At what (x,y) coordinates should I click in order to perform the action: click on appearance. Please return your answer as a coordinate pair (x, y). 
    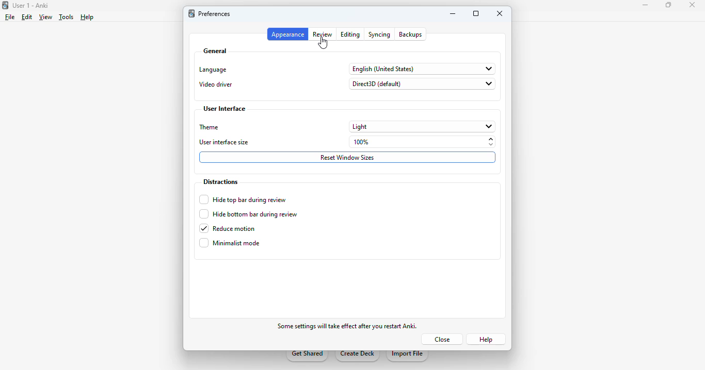
    Looking at the image, I should click on (287, 34).